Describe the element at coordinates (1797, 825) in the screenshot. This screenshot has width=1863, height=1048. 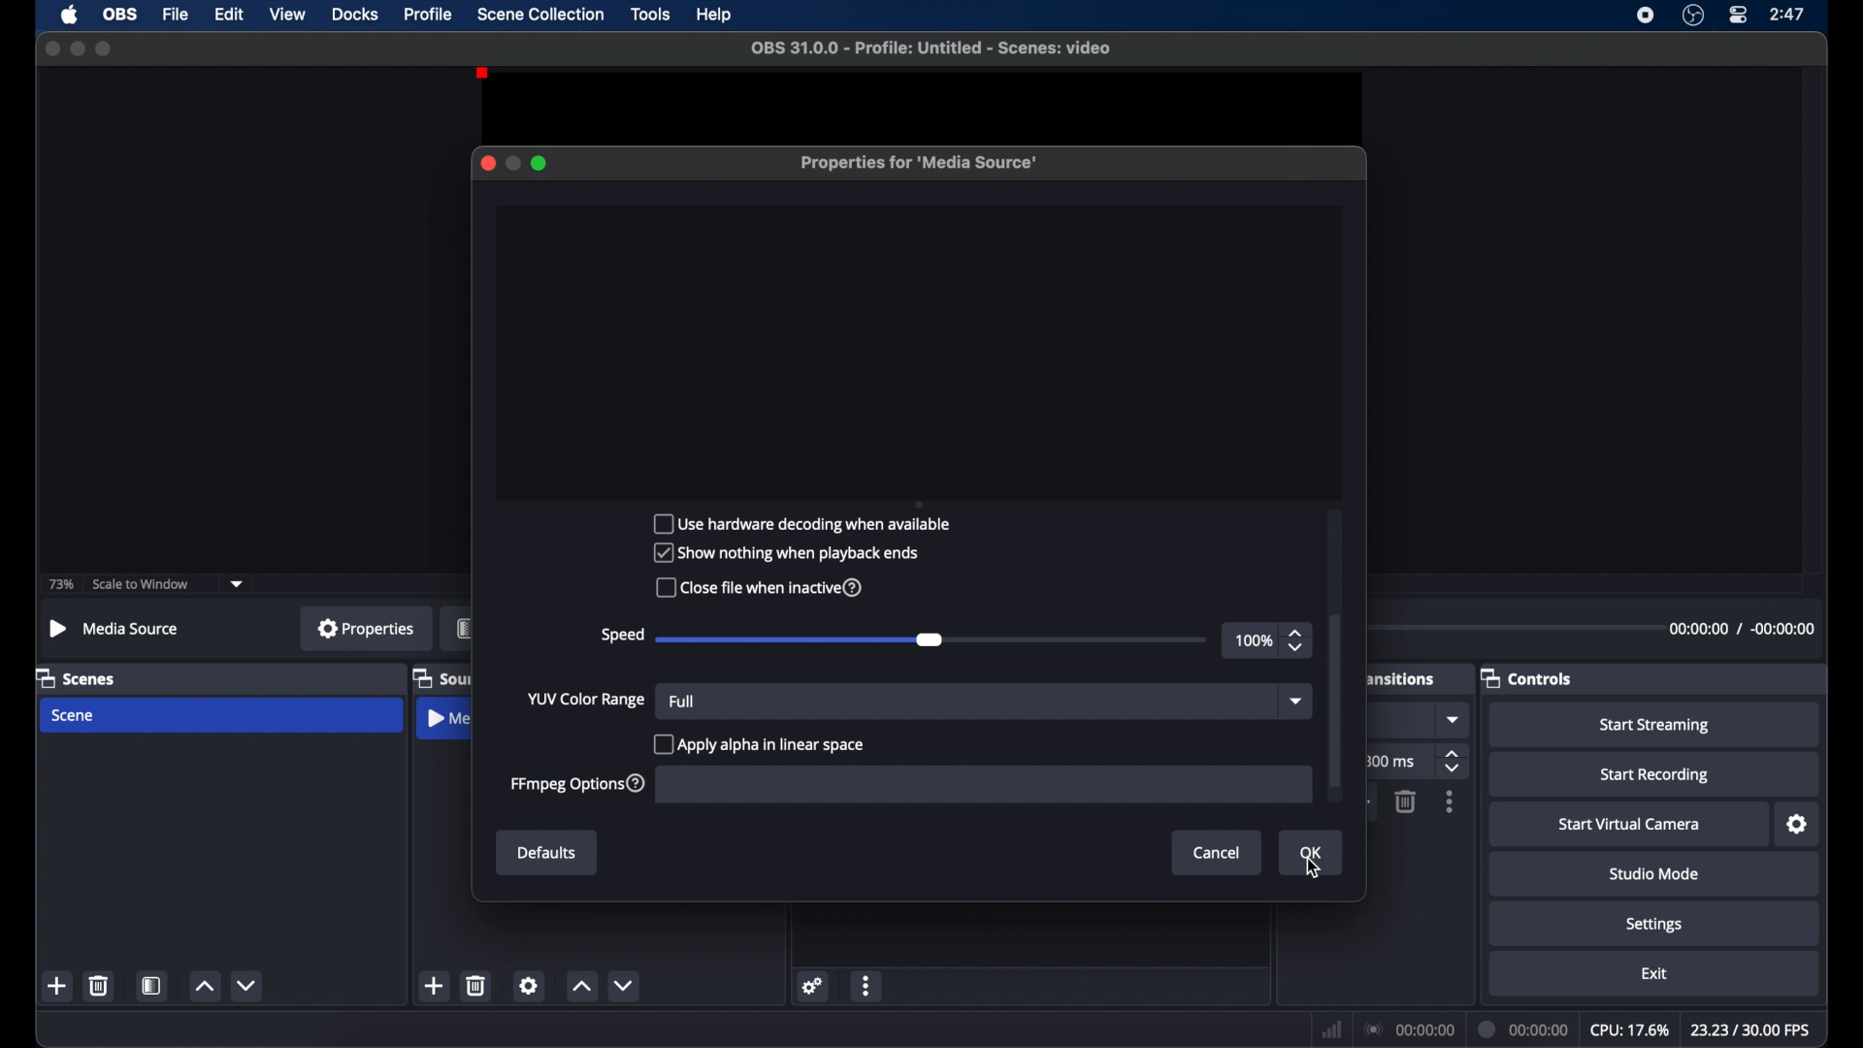
I see `settings` at that location.